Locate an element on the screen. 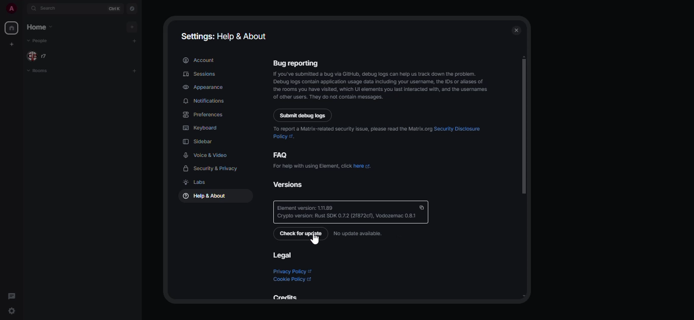 The height and width of the screenshot is (320, 694). for help with using element, click here is located at coordinates (323, 166).